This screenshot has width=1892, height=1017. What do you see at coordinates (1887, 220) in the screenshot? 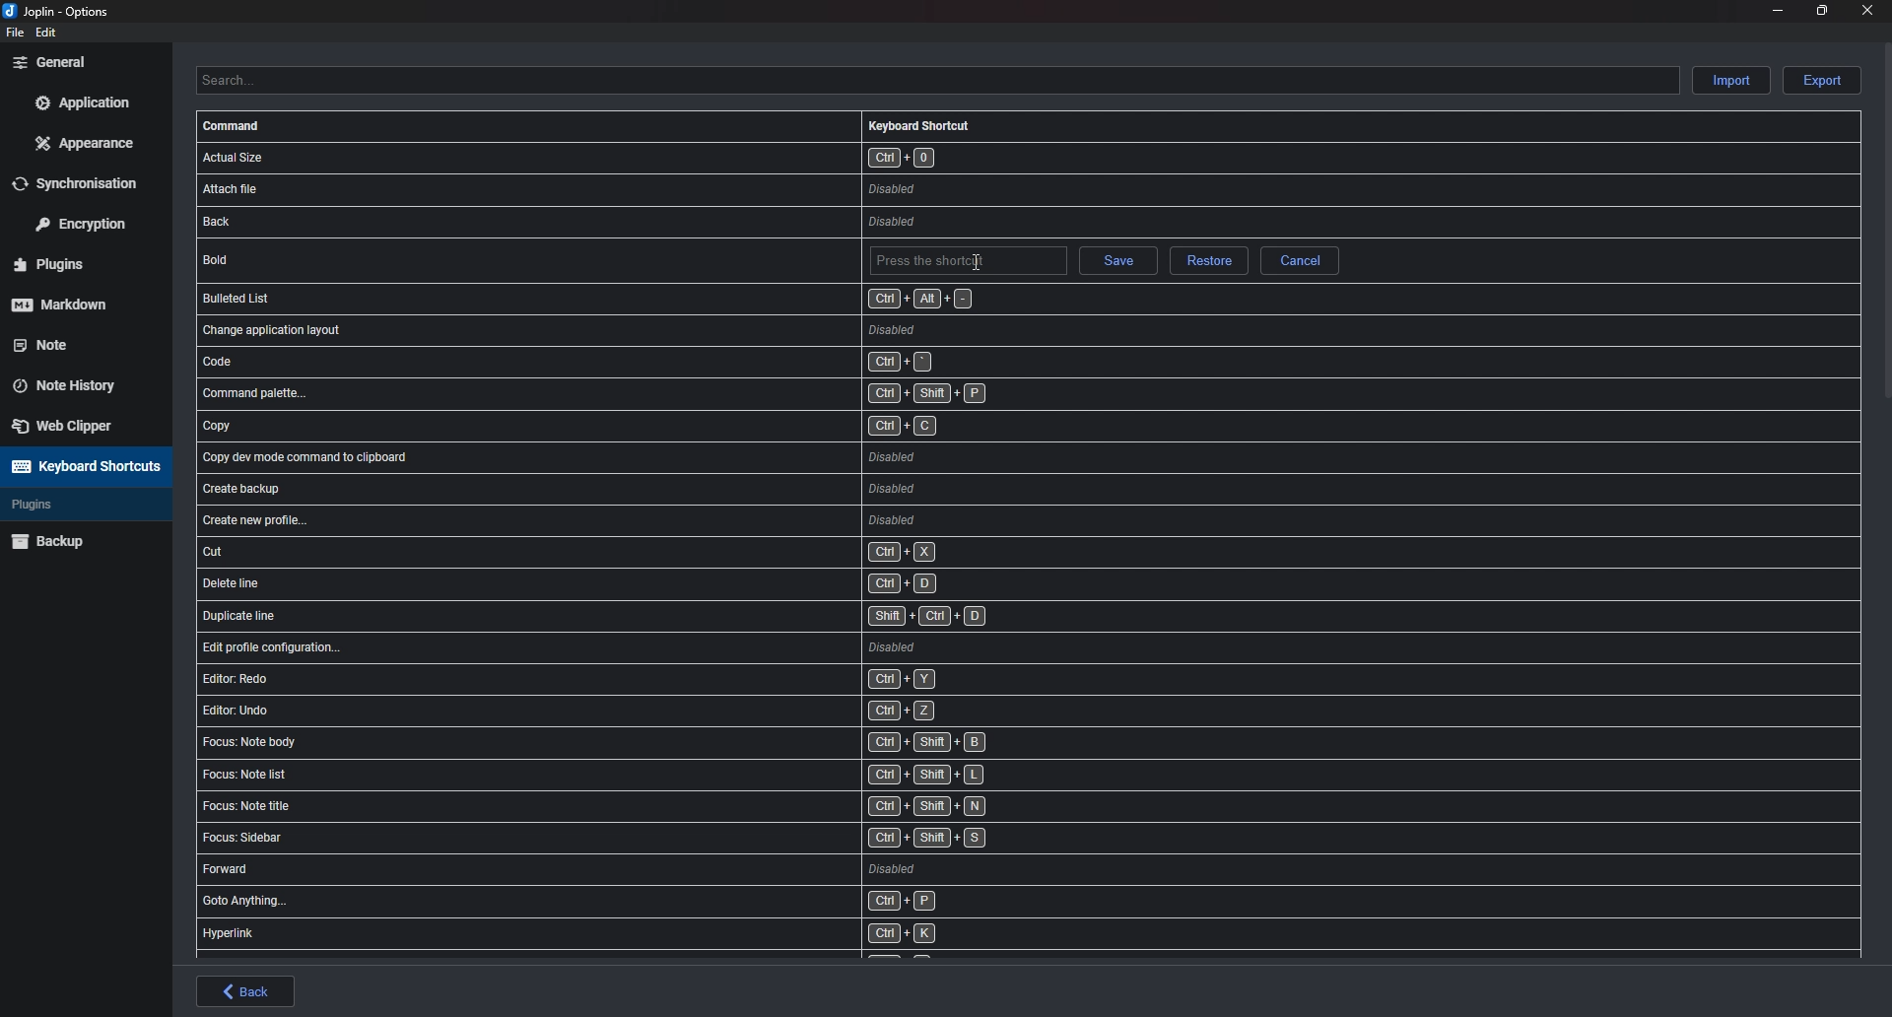
I see `scroll bar` at bounding box center [1887, 220].